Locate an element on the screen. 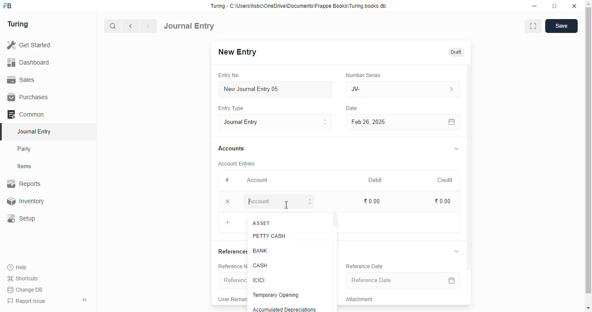 Image resolution: width=592 pixels, height=312 pixels. help is located at coordinates (18, 267).